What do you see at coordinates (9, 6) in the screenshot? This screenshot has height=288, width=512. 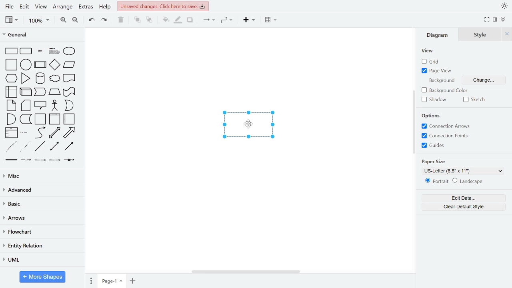 I see `file` at bounding box center [9, 6].